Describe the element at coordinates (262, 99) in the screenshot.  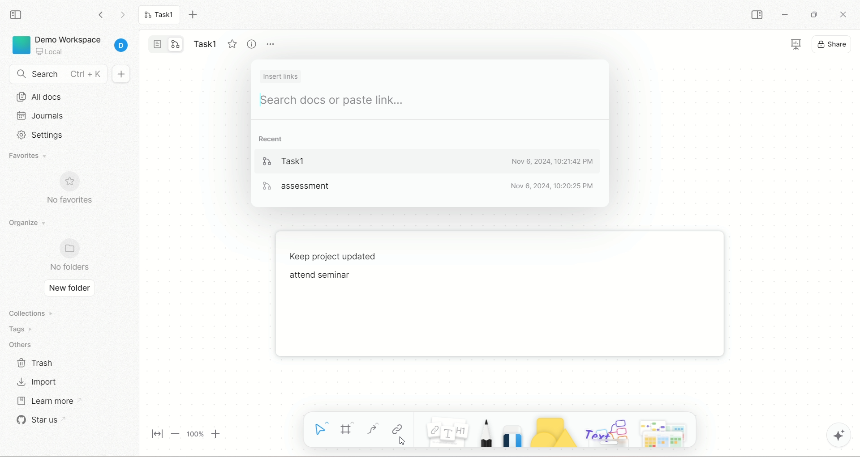
I see `cursor` at that location.